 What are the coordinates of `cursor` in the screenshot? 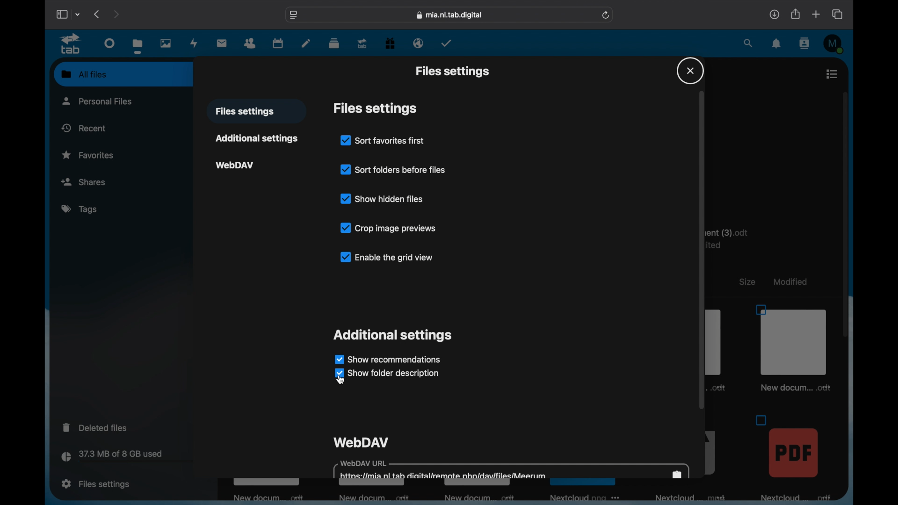 It's located at (343, 381).